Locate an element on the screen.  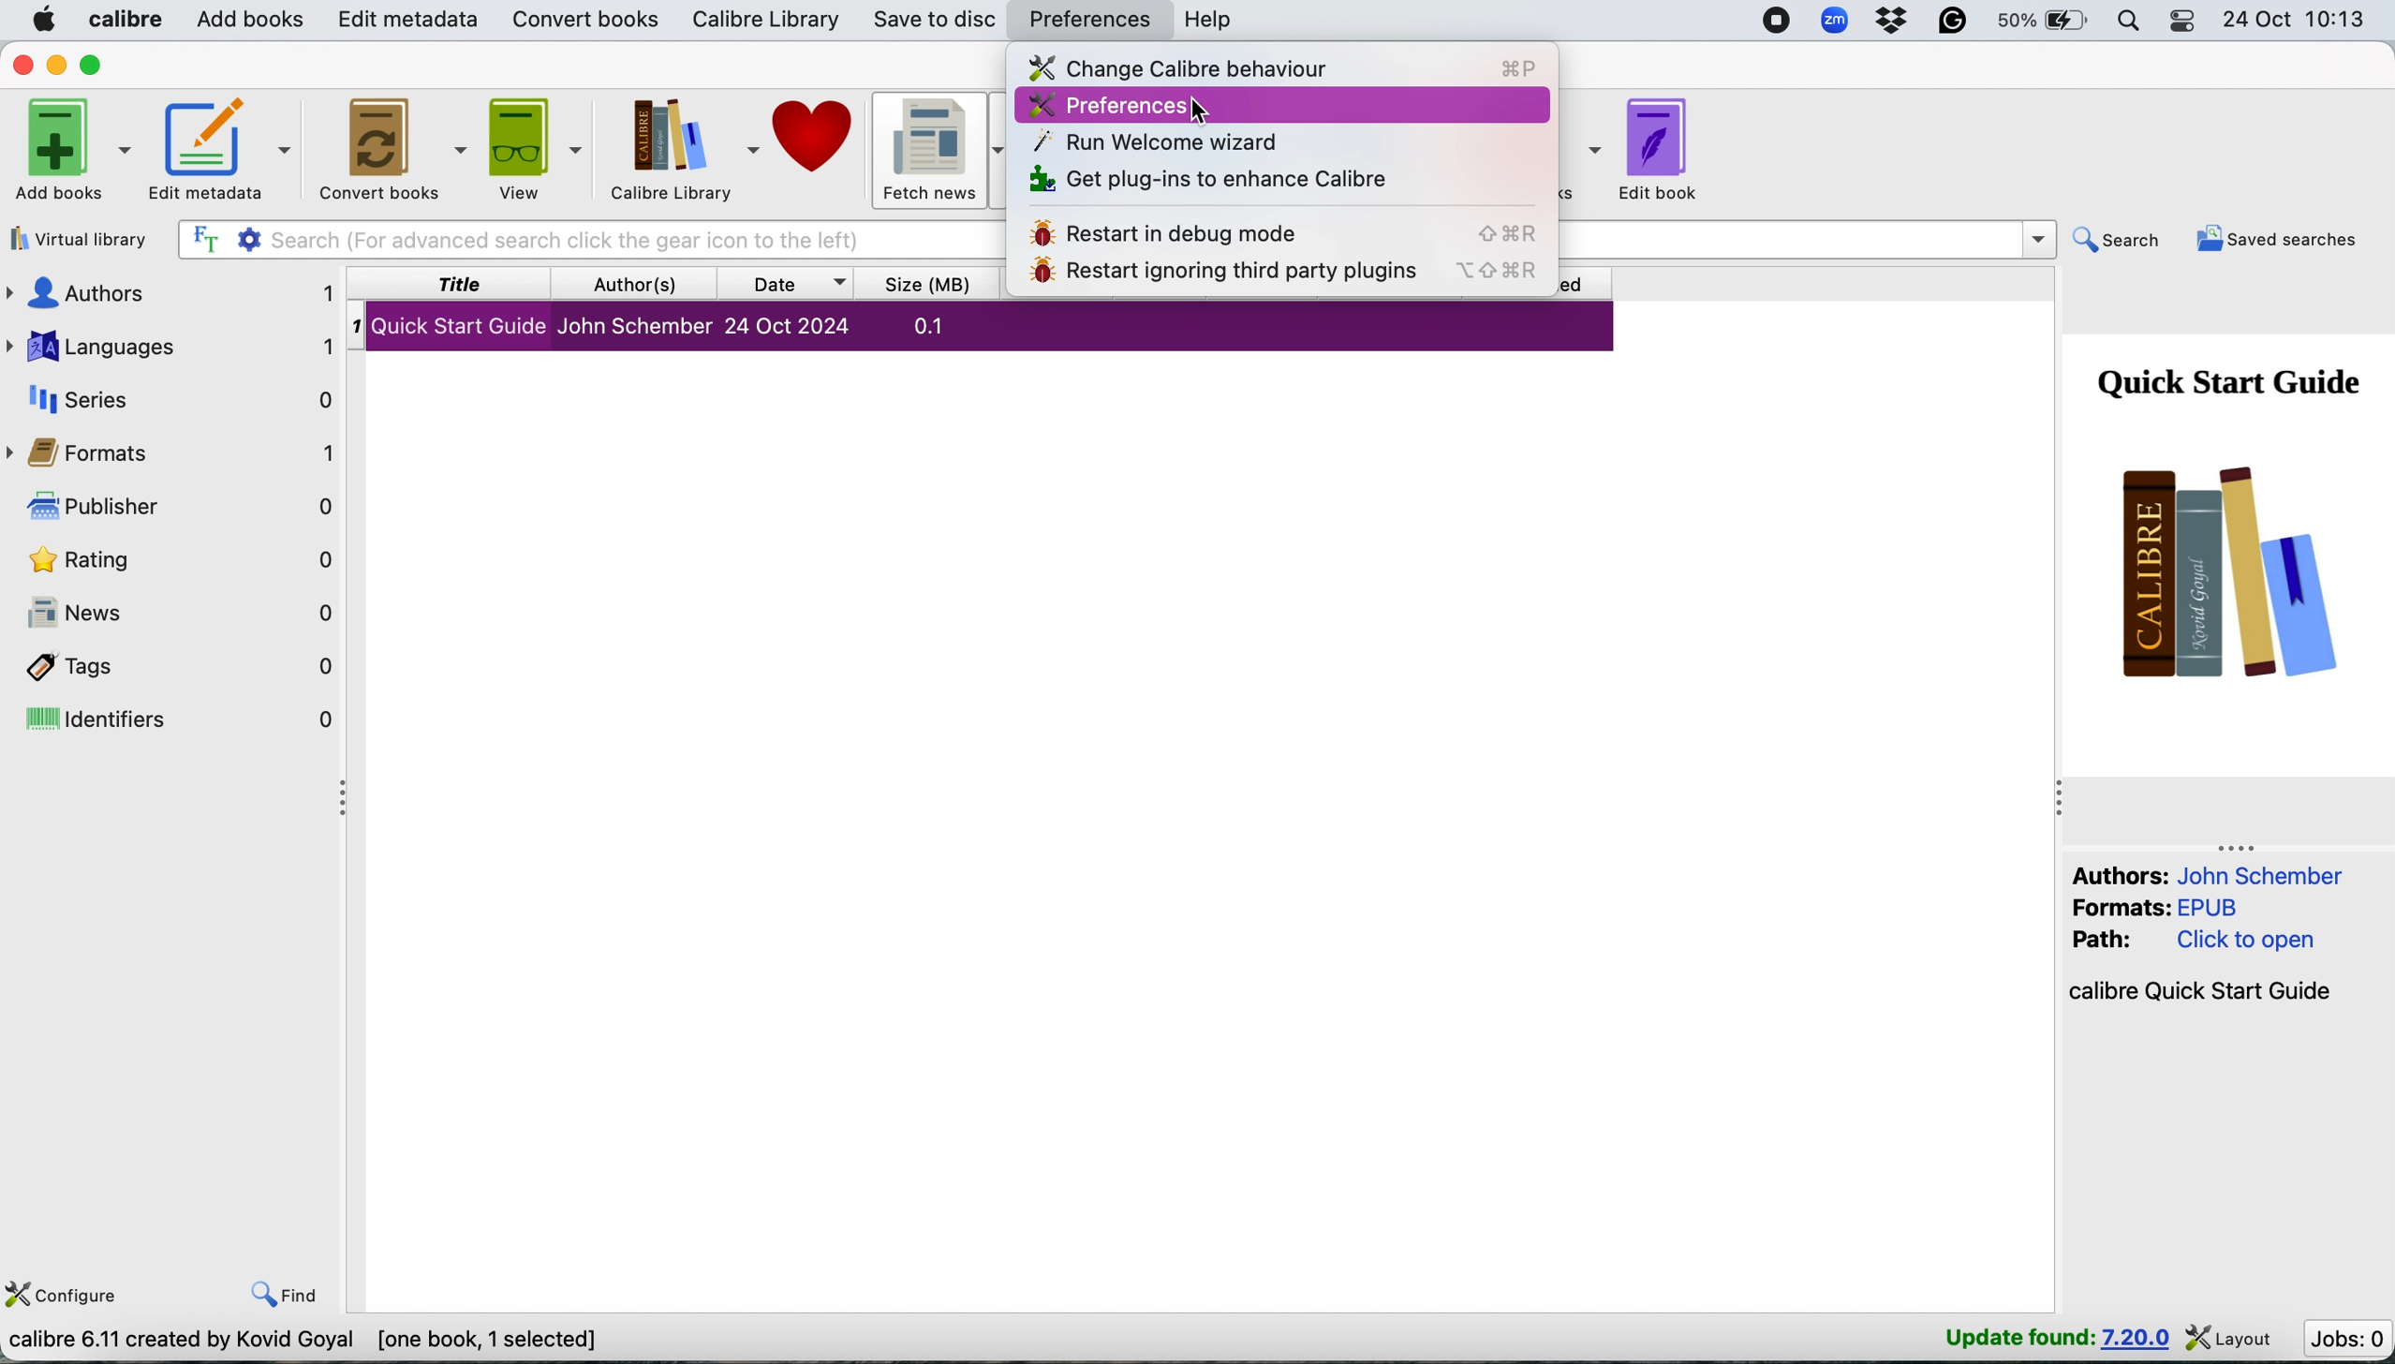
system logo is located at coordinates (43, 22).